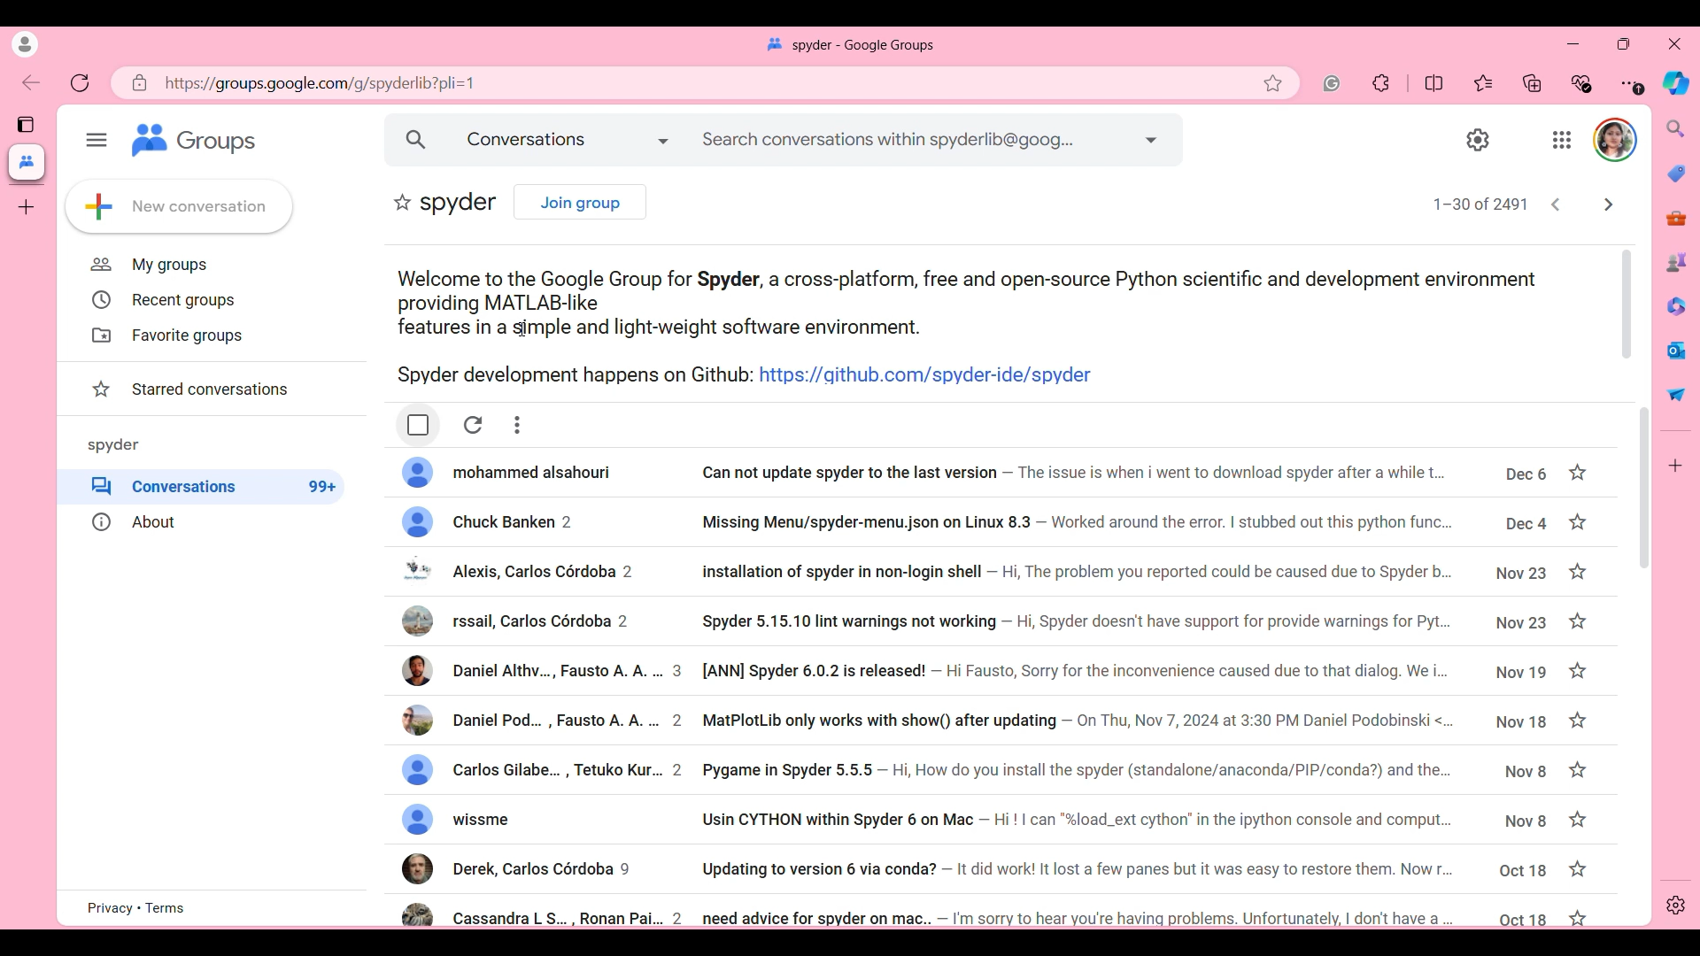 Image resolution: width=1700 pixels, height=956 pixels. I want to click on Privacy terms, so click(136, 907).